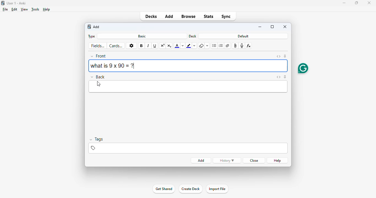  Describe the element at coordinates (2, 3) in the screenshot. I see `logo` at that location.